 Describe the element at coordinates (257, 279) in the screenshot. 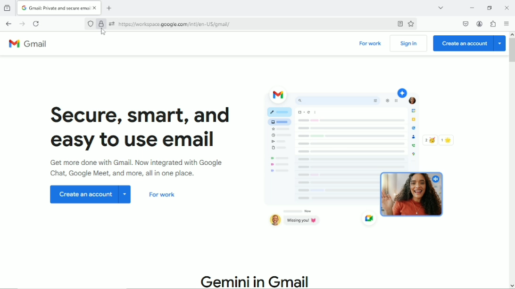

I see `Gemini in Gmail` at that location.